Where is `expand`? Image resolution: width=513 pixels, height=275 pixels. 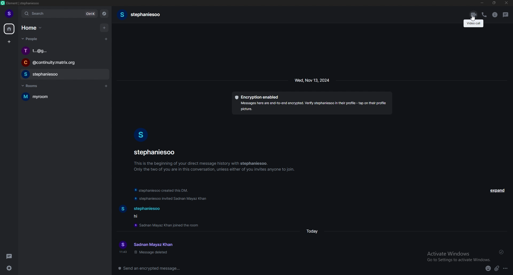
expand is located at coordinates (497, 190).